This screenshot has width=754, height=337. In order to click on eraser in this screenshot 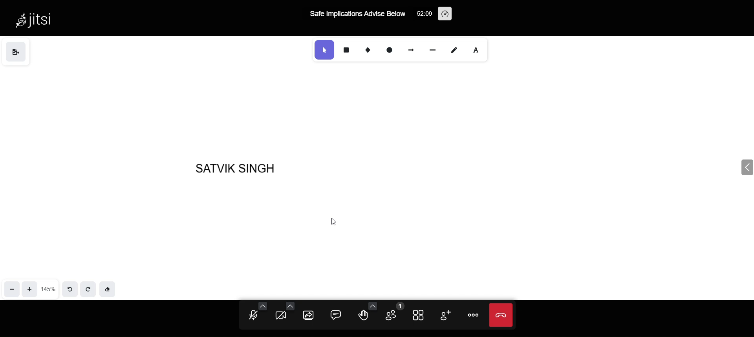, I will do `click(110, 289)`.